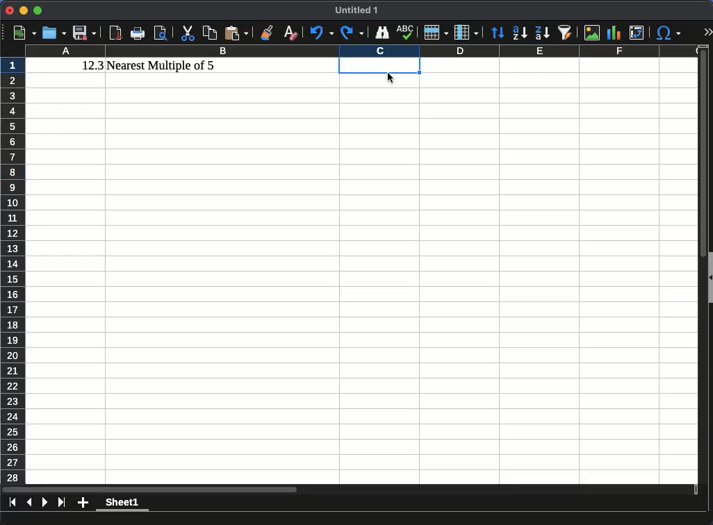  I want to click on image, so click(591, 33).